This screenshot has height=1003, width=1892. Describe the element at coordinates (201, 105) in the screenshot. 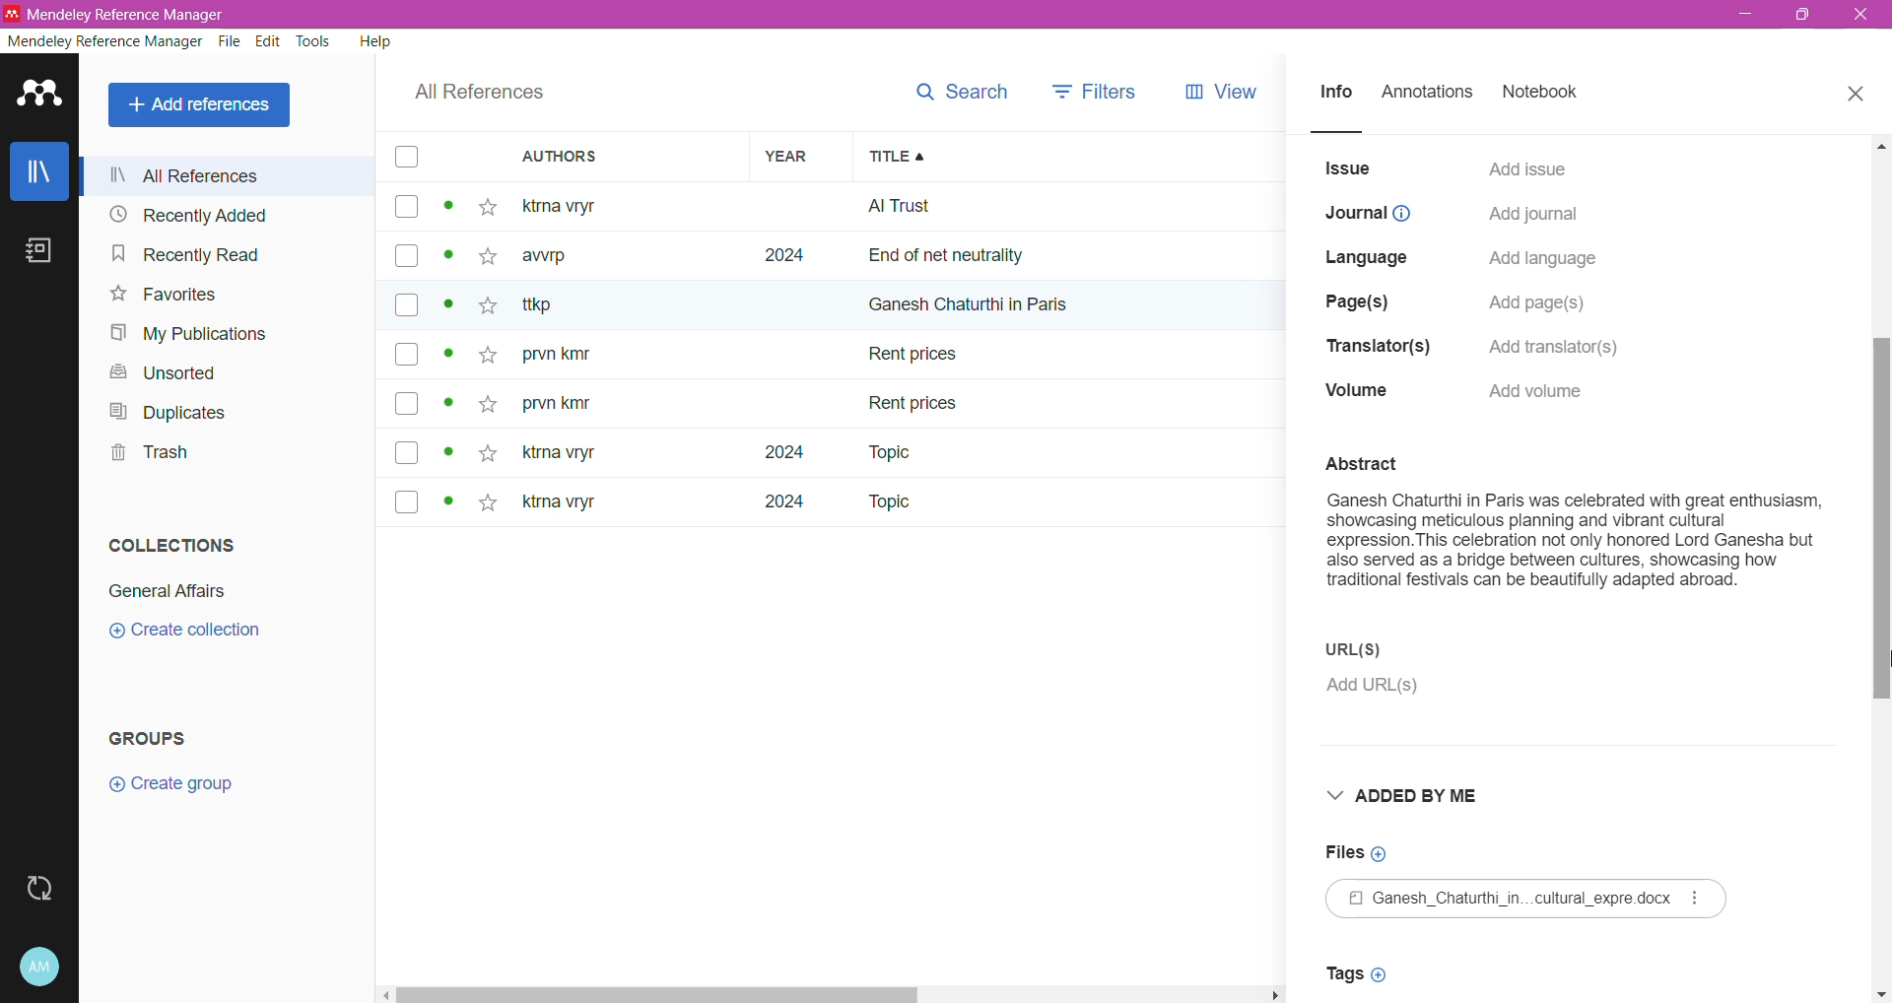

I see `Add References` at that location.